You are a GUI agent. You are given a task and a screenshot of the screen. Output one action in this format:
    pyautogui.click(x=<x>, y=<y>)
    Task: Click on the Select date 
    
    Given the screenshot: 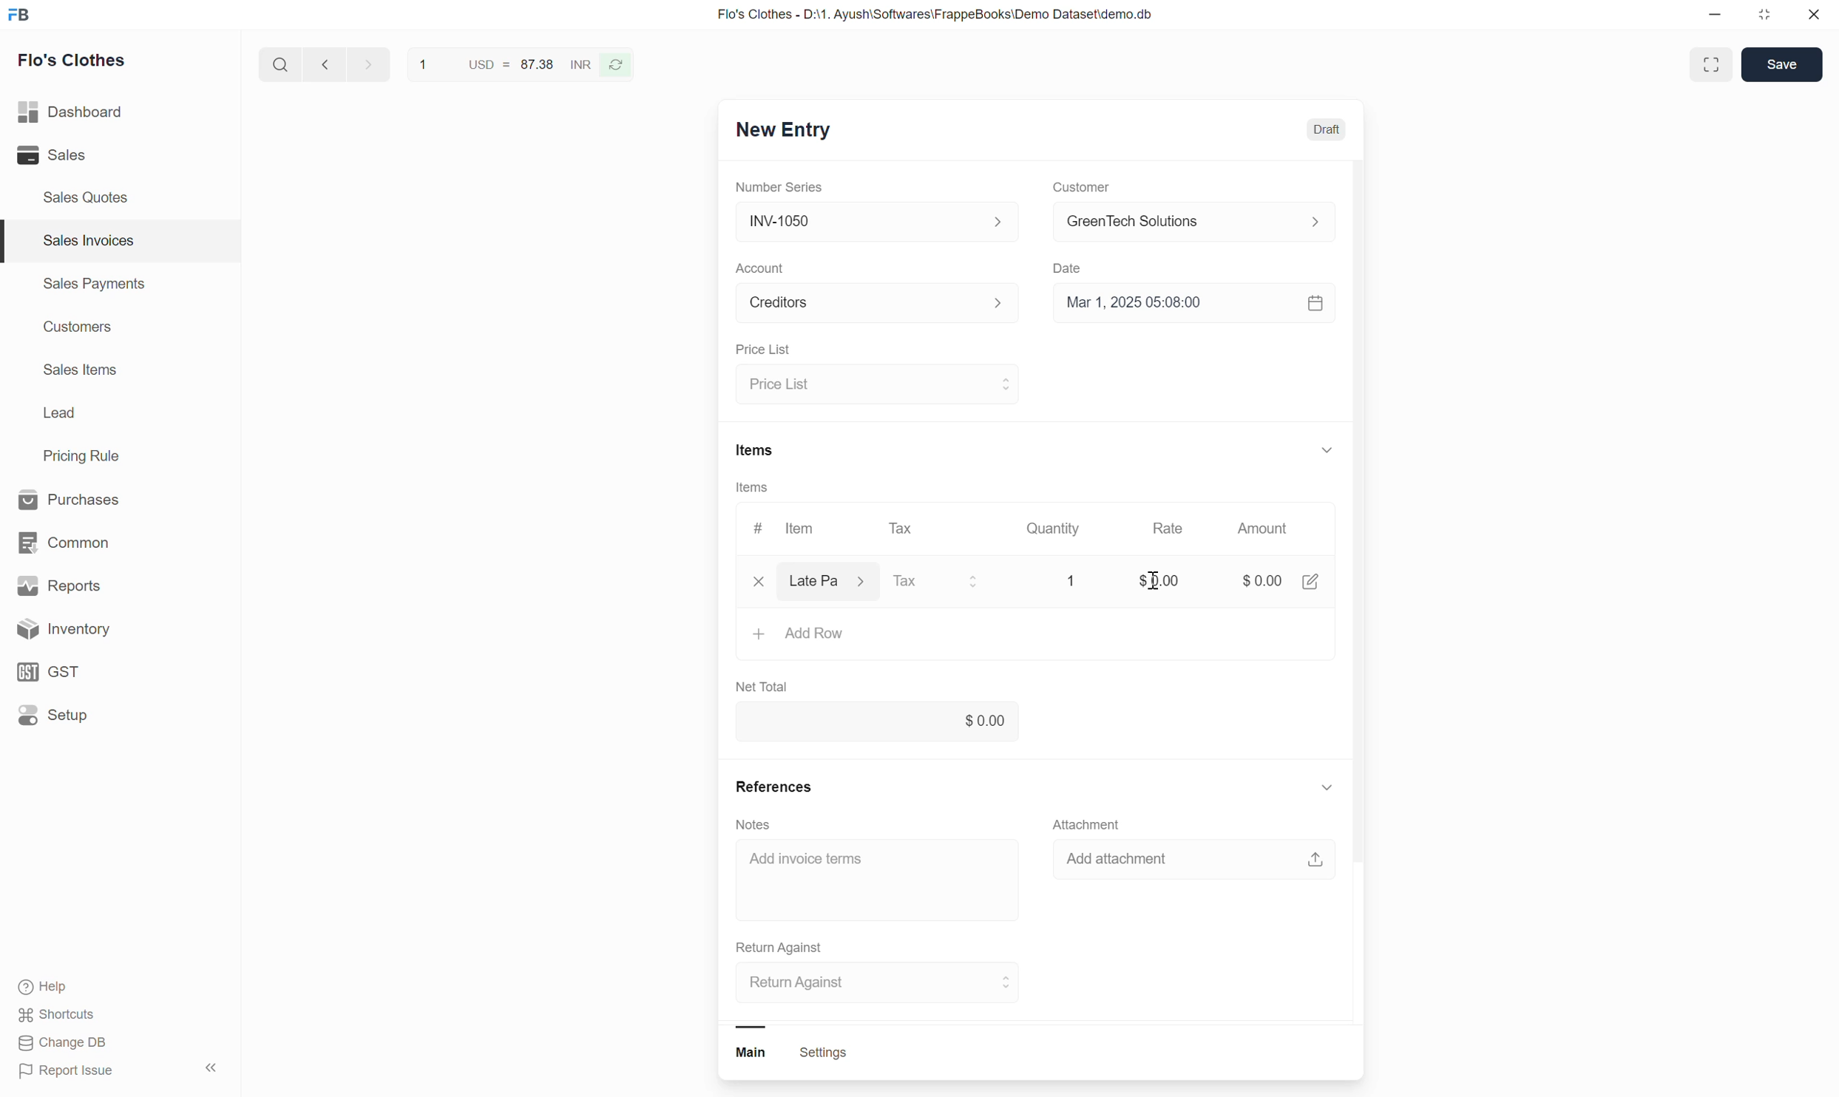 What is the action you would take?
    pyautogui.click(x=1193, y=308)
    